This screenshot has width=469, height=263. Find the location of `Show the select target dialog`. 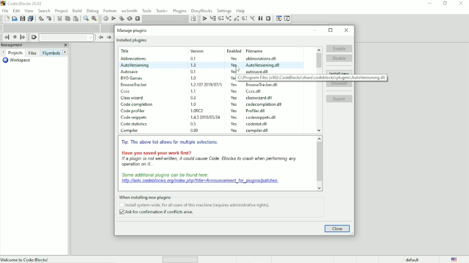

Show the select target dialog is located at coordinates (194, 19).